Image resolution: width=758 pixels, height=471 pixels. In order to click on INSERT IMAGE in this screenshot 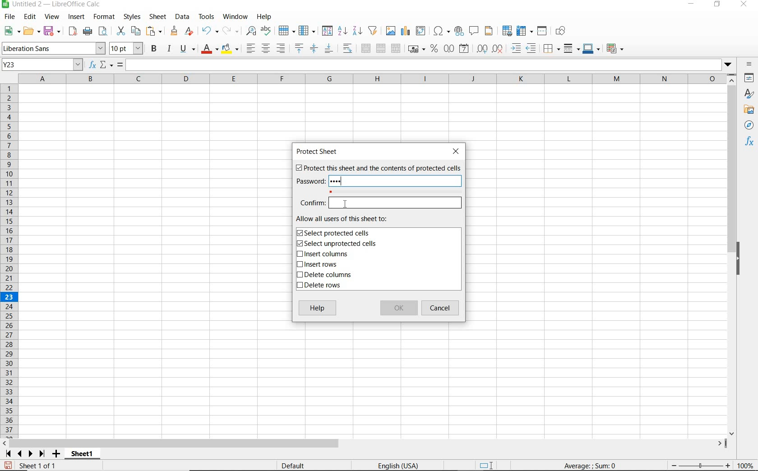, I will do `click(391, 30)`.